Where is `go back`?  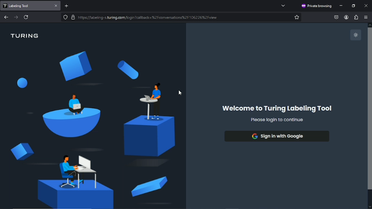 go back is located at coordinates (6, 17).